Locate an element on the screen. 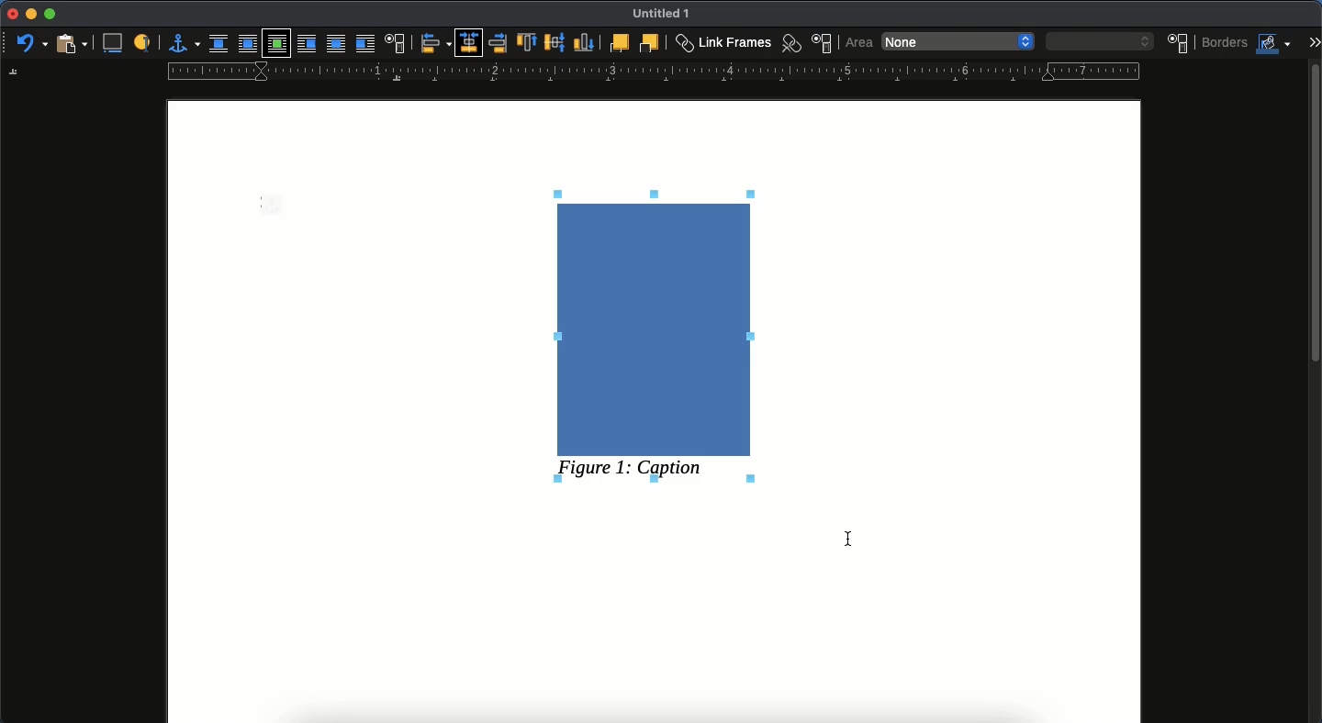 The height and width of the screenshot is (723, 1322). undo is located at coordinates (28, 43).